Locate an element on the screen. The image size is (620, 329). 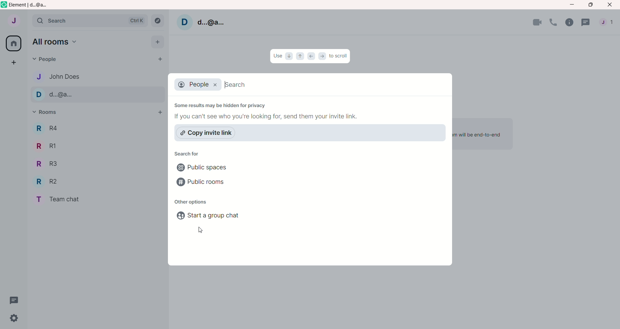
people is located at coordinates (609, 24).